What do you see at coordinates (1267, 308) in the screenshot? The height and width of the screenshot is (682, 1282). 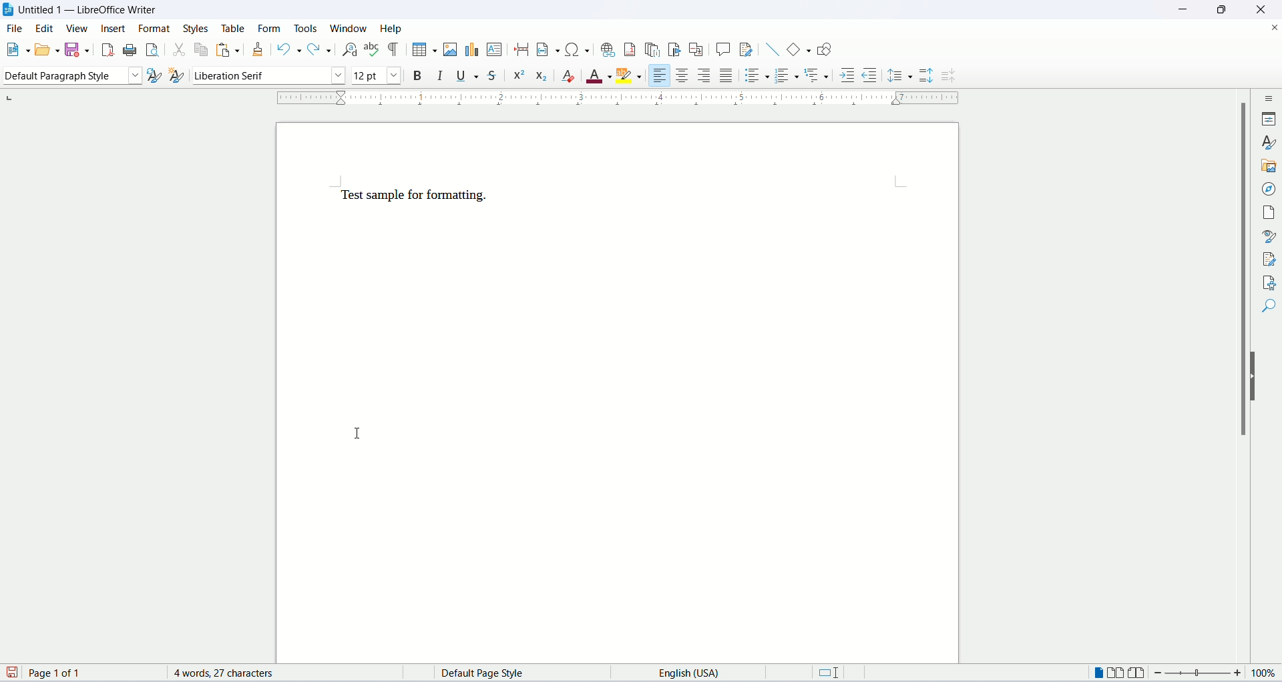 I see `find` at bounding box center [1267, 308].